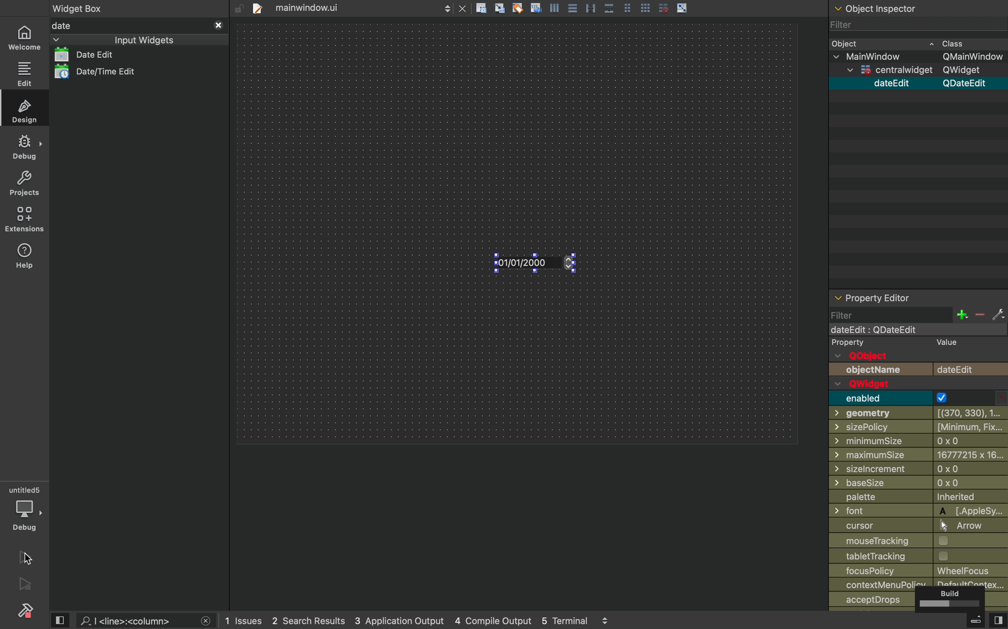  What do you see at coordinates (918, 456) in the screenshot?
I see `maximumsize` at bounding box center [918, 456].